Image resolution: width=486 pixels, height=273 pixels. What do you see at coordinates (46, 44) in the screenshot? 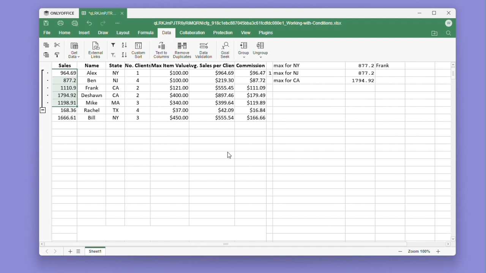
I see `copy` at bounding box center [46, 44].